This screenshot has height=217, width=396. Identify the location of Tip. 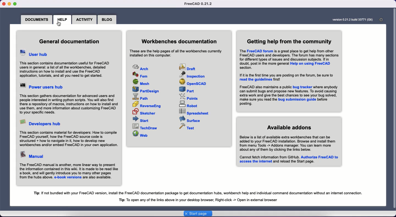
(198, 200).